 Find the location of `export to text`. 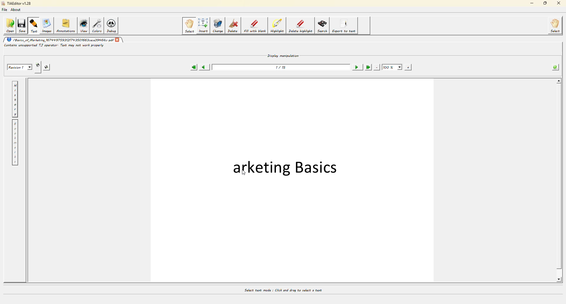

export to text is located at coordinates (344, 26).